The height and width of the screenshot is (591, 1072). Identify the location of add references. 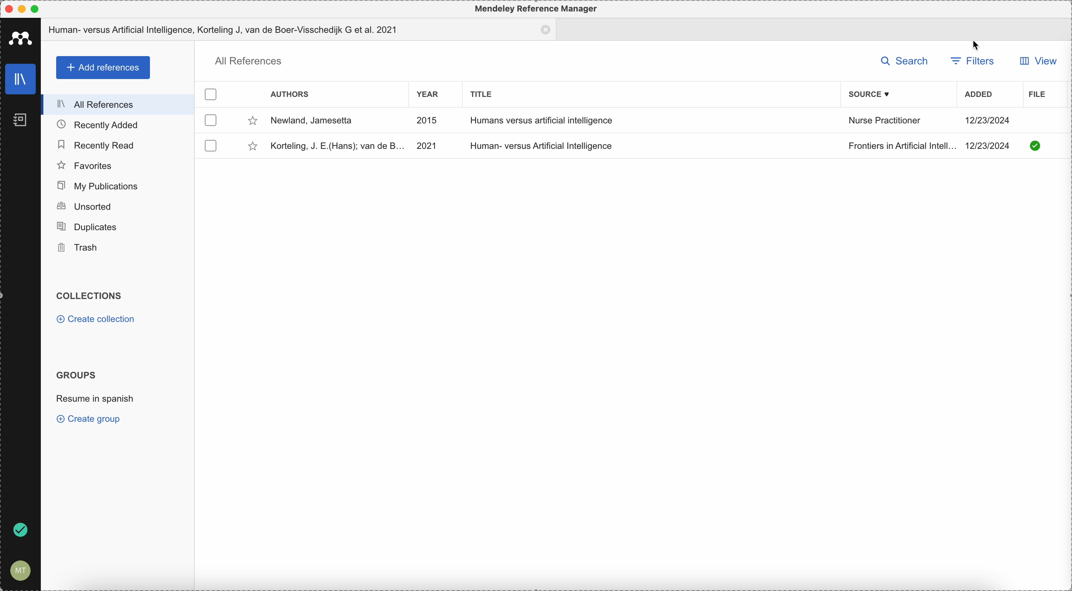
(102, 67).